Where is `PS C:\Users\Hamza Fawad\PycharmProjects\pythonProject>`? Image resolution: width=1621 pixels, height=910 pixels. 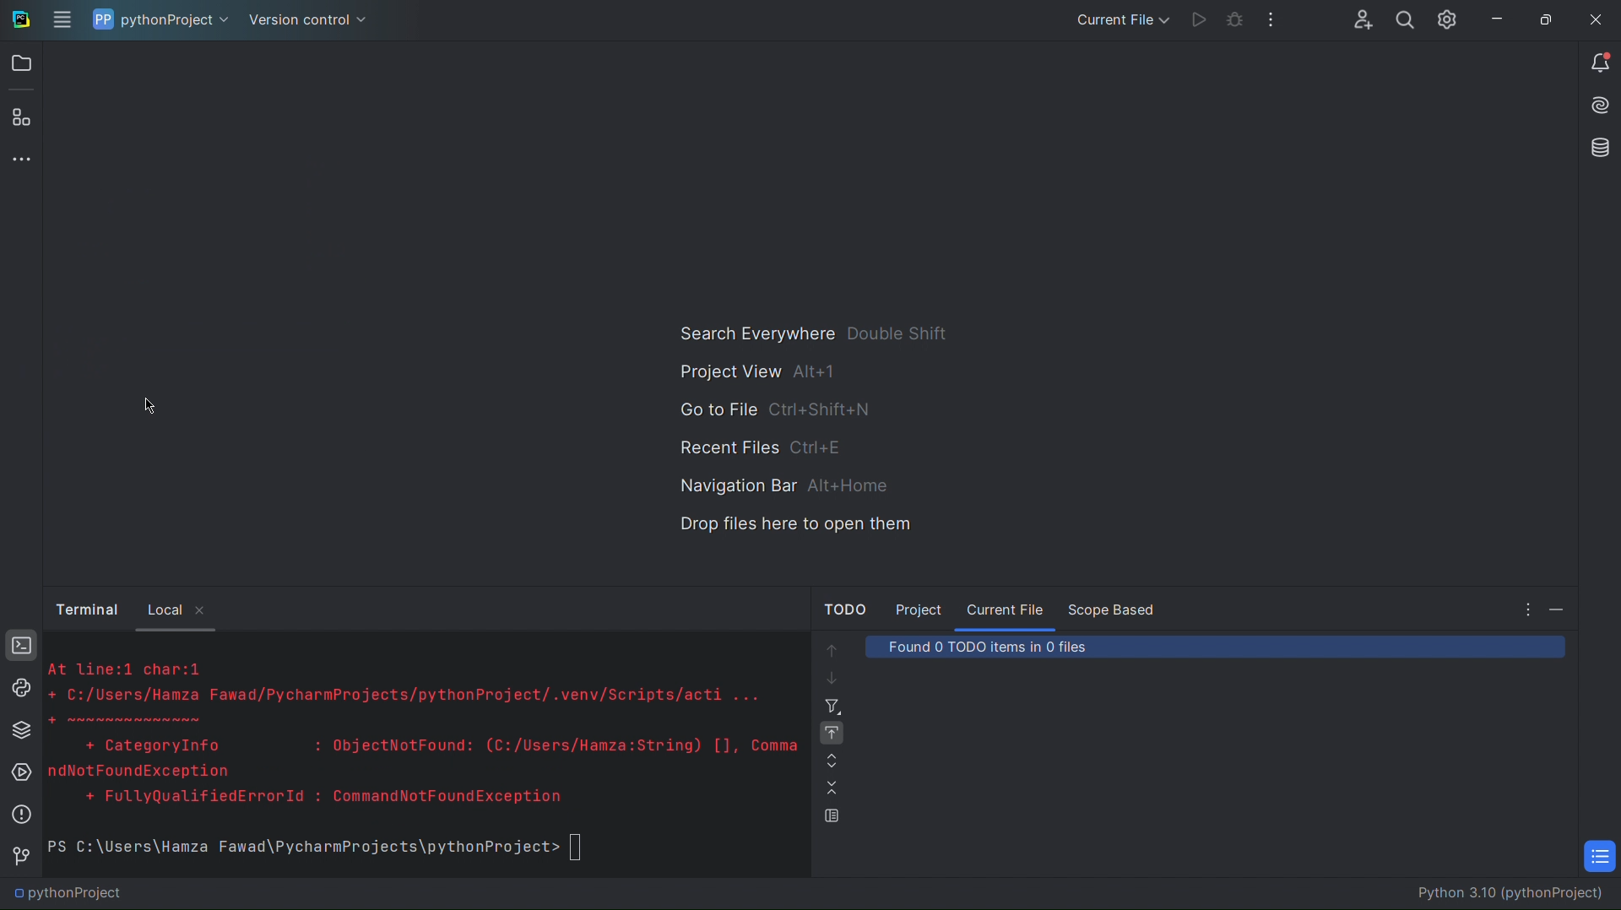 PS C:\Users\Hamza Fawad\PycharmProjects\pythonProject> is located at coordinates (304, 842).